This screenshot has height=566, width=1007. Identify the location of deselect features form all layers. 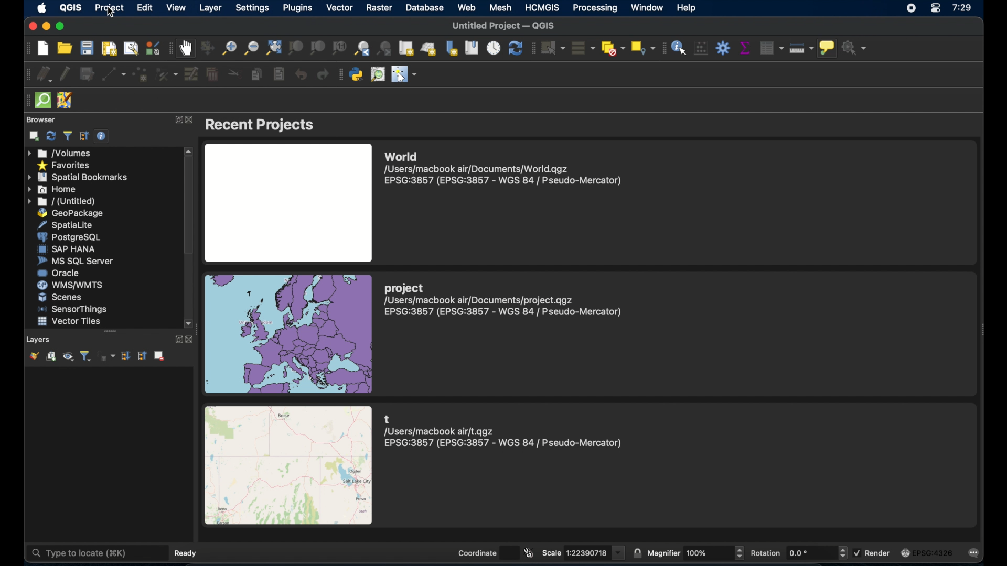
(613, 48).